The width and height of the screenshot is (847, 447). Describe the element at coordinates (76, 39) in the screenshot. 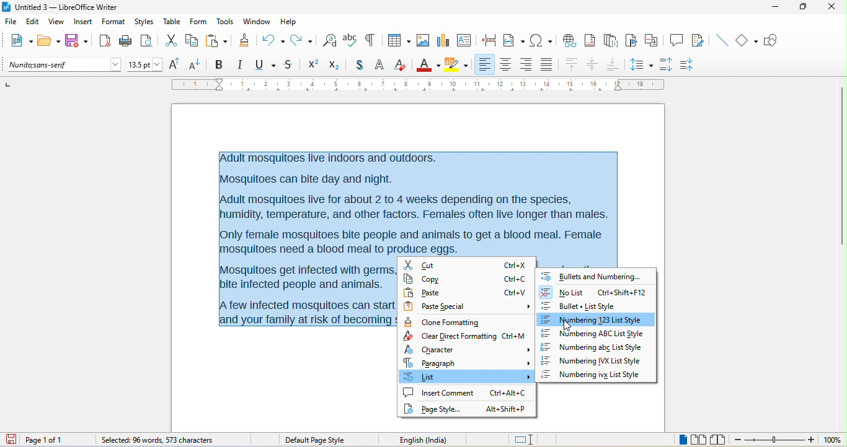

I see `save` at that location.